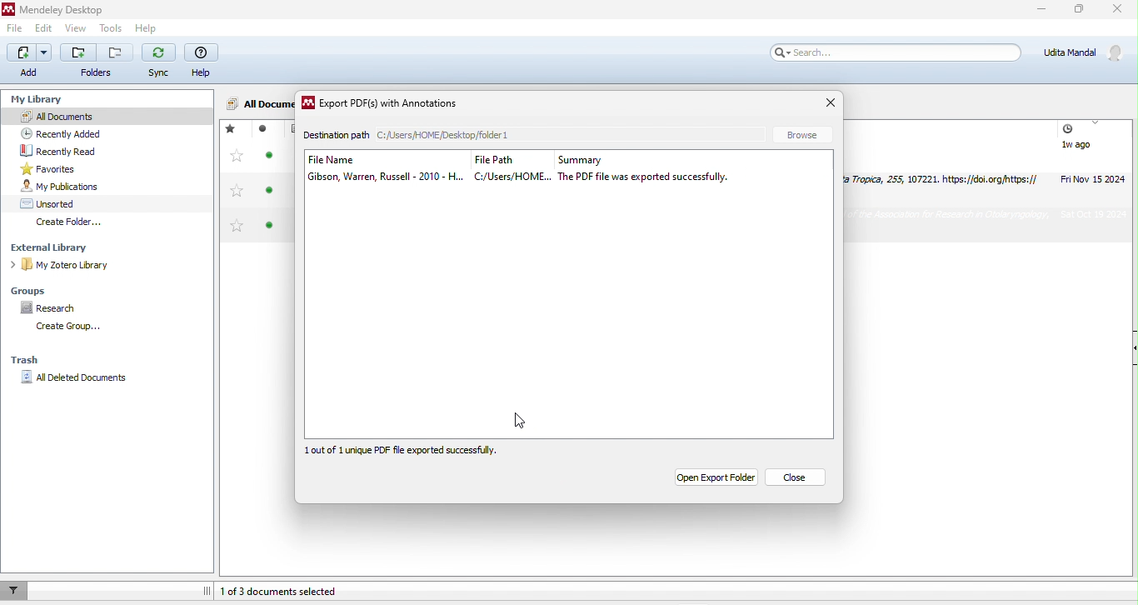 This screenshot has height=605, width=1138. Describe the element at coordinates (67, 167) in the screenshot. I see `favourites` at that location.